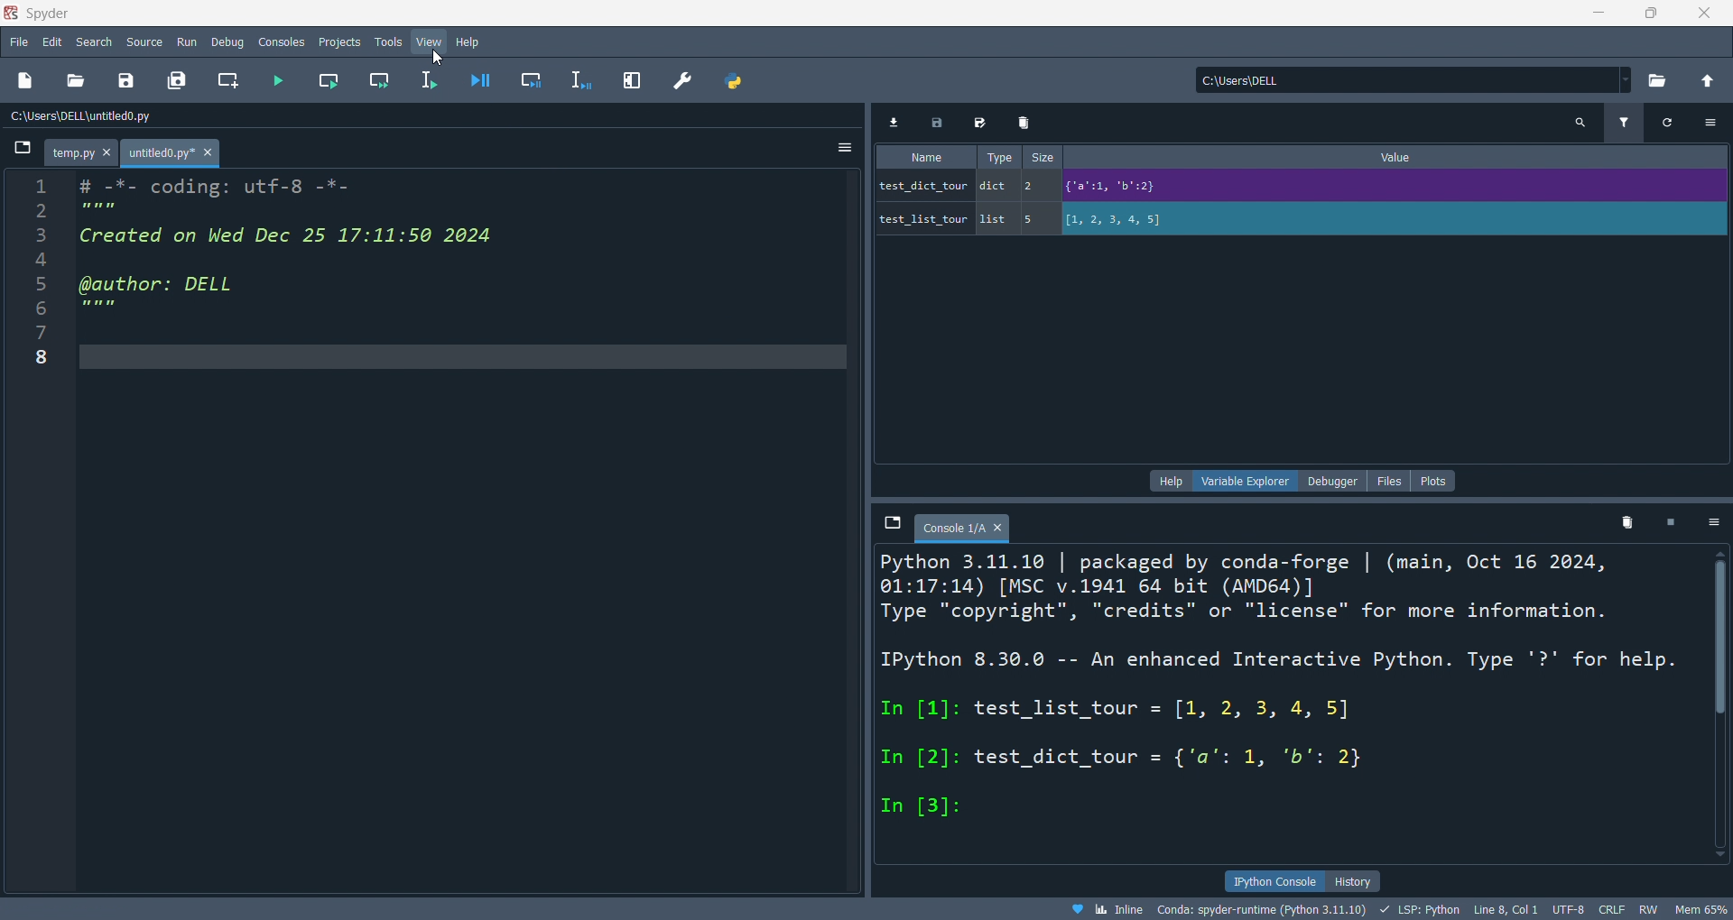 Image resolution: width=1733 pixels, height=920 pixels. Describe the element at coordinates (1042, 189) in the screenshot. I see `size` at that location.